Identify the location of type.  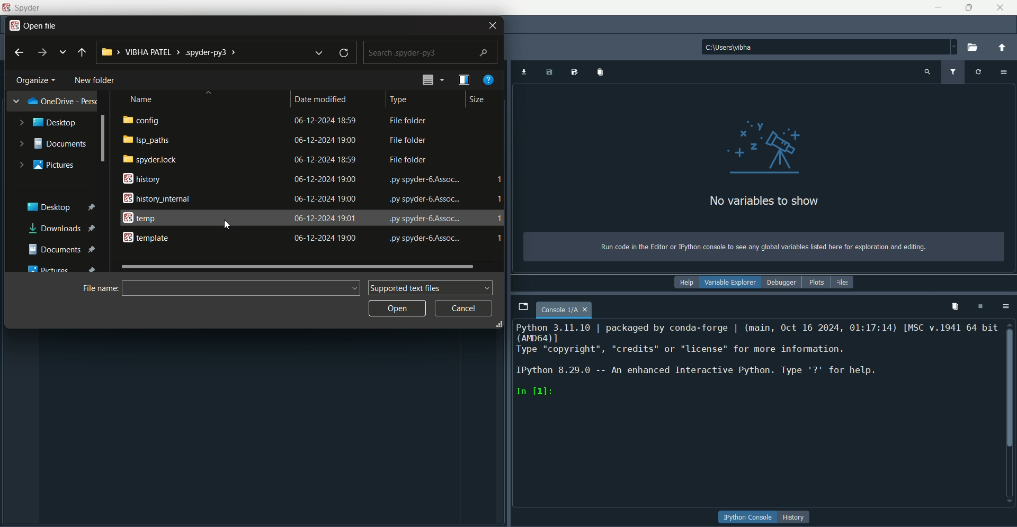
(398, 100).